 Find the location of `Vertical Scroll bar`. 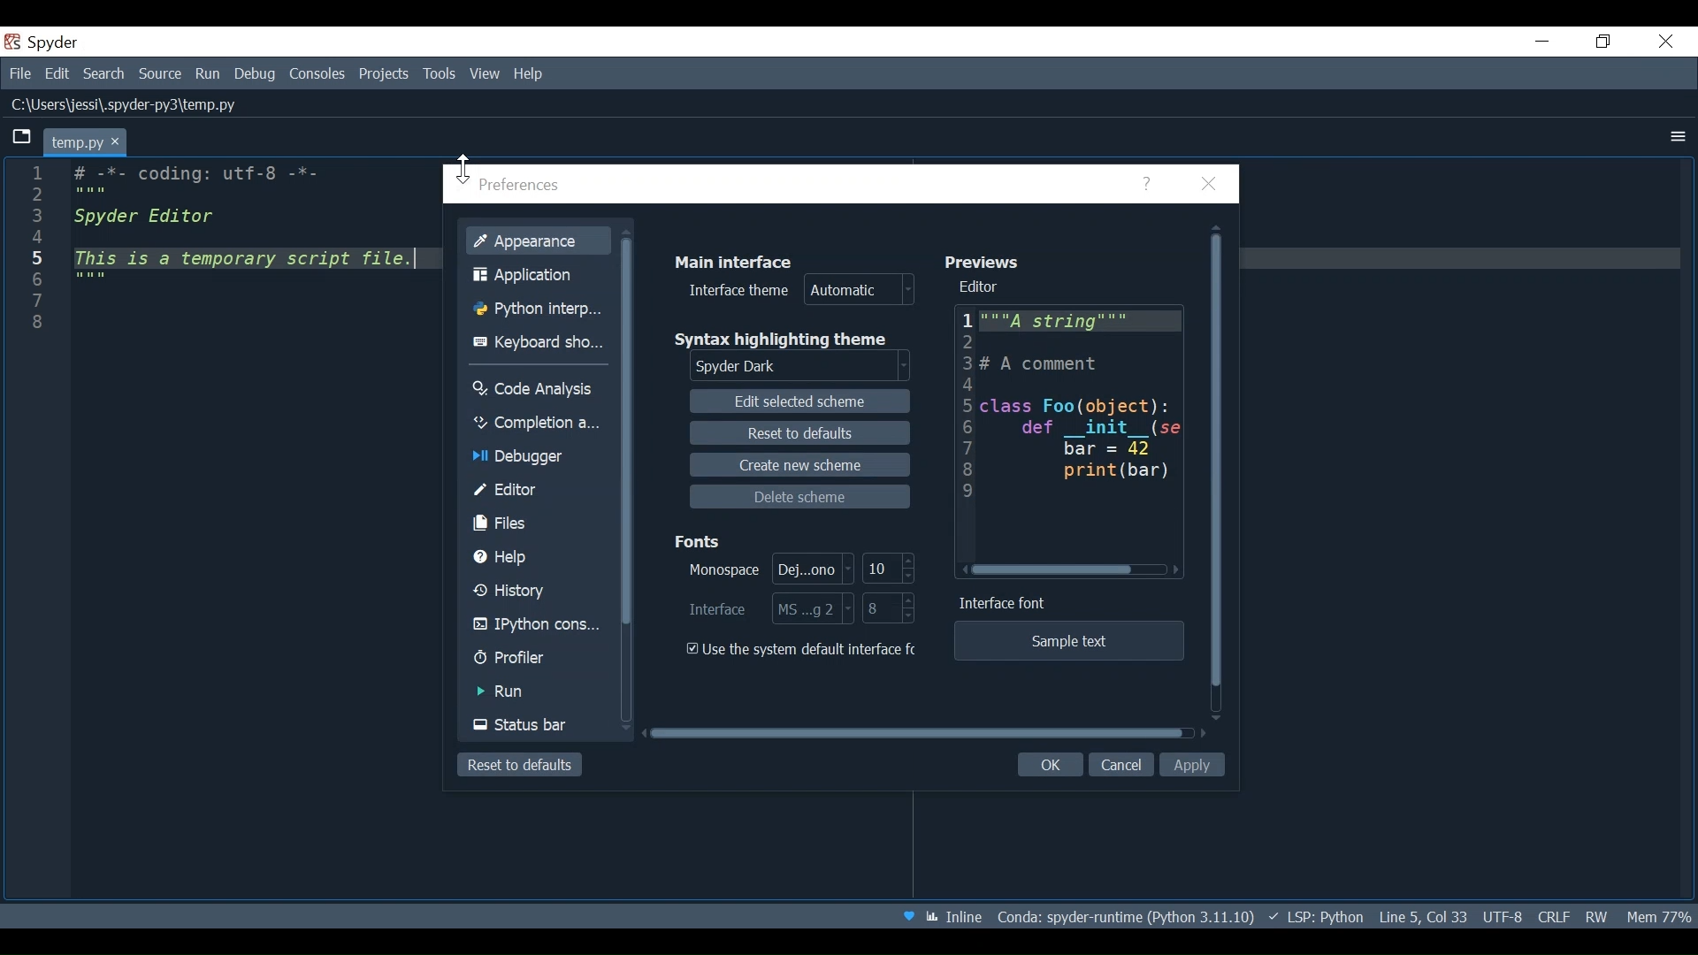

Vertical Scroll bar is located at coordinates (1218, 455).